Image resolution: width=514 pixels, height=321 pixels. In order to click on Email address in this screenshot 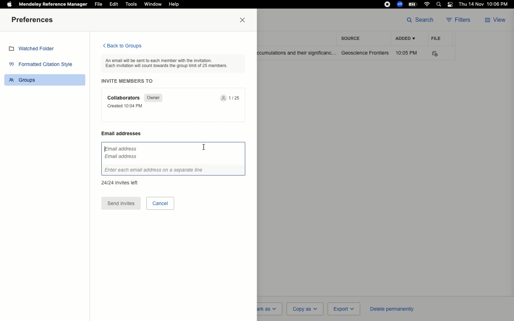, I will do `click(125, 133)`.